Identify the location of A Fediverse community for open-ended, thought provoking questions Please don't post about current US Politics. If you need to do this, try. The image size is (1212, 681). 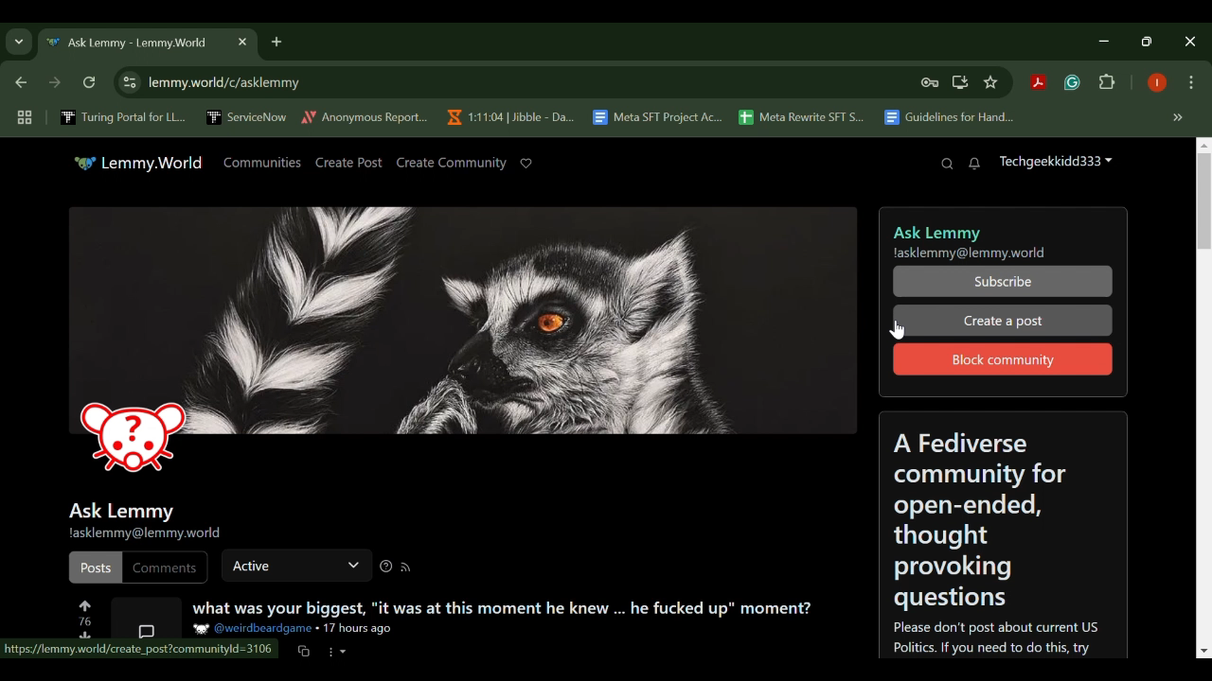
(1006, 537).